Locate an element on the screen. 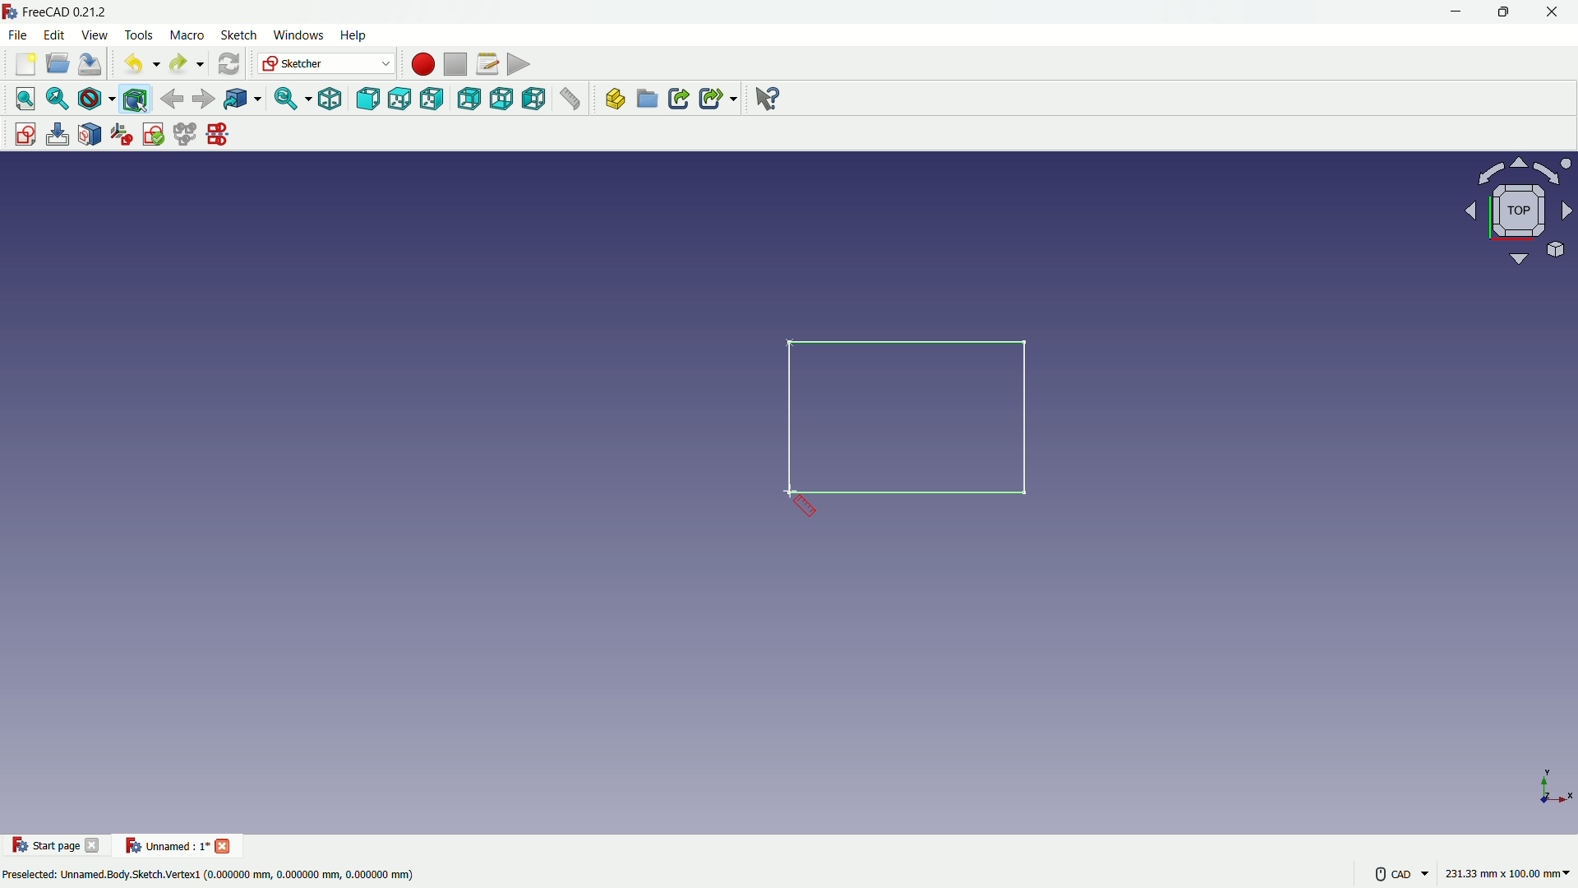 The image size is (1578, 888). stop macros is located at coordinates (453, 65).